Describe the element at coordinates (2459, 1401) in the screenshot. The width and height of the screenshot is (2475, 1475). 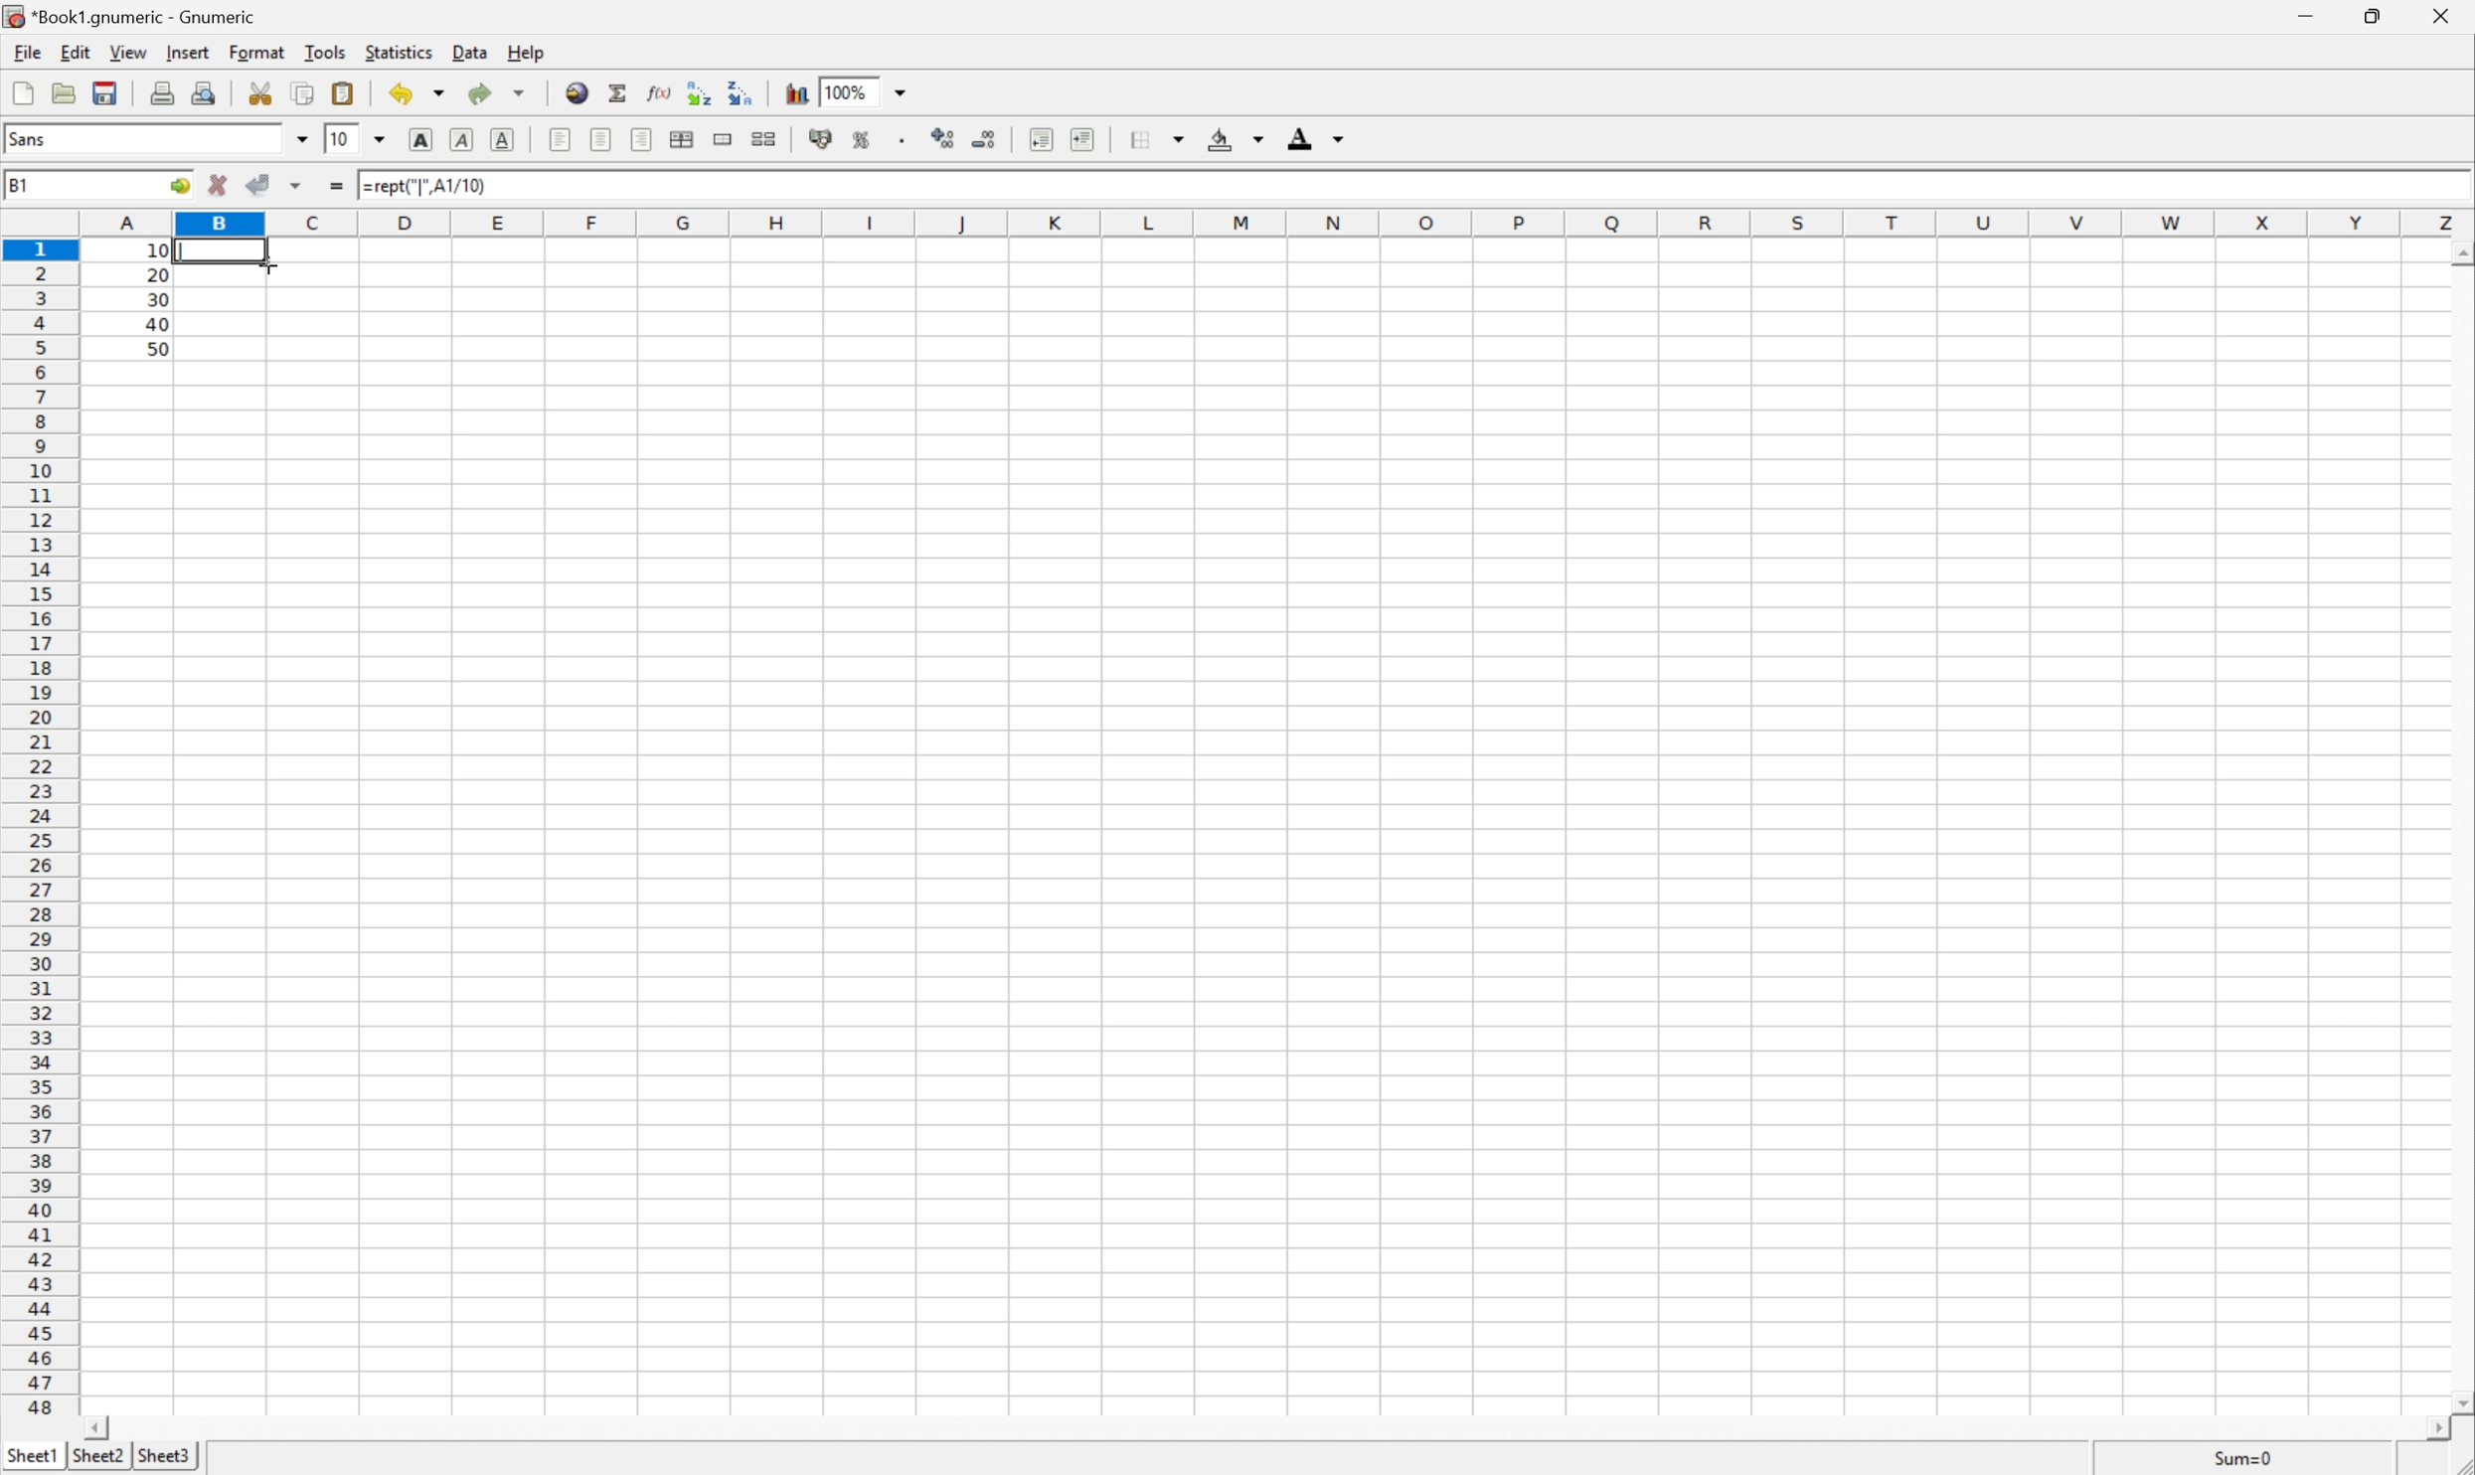
I see `Scroll Down` at that location.